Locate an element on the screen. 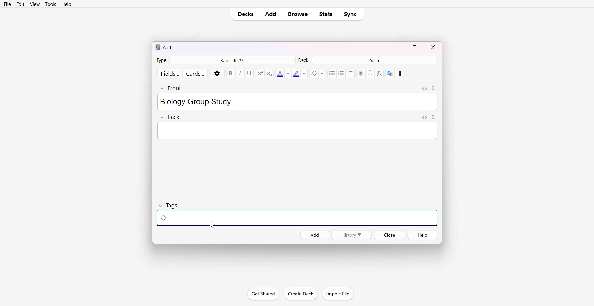 The height and width of the screenshot is (306, 594). Toggle Sticky is located at coordinates (433, 88).